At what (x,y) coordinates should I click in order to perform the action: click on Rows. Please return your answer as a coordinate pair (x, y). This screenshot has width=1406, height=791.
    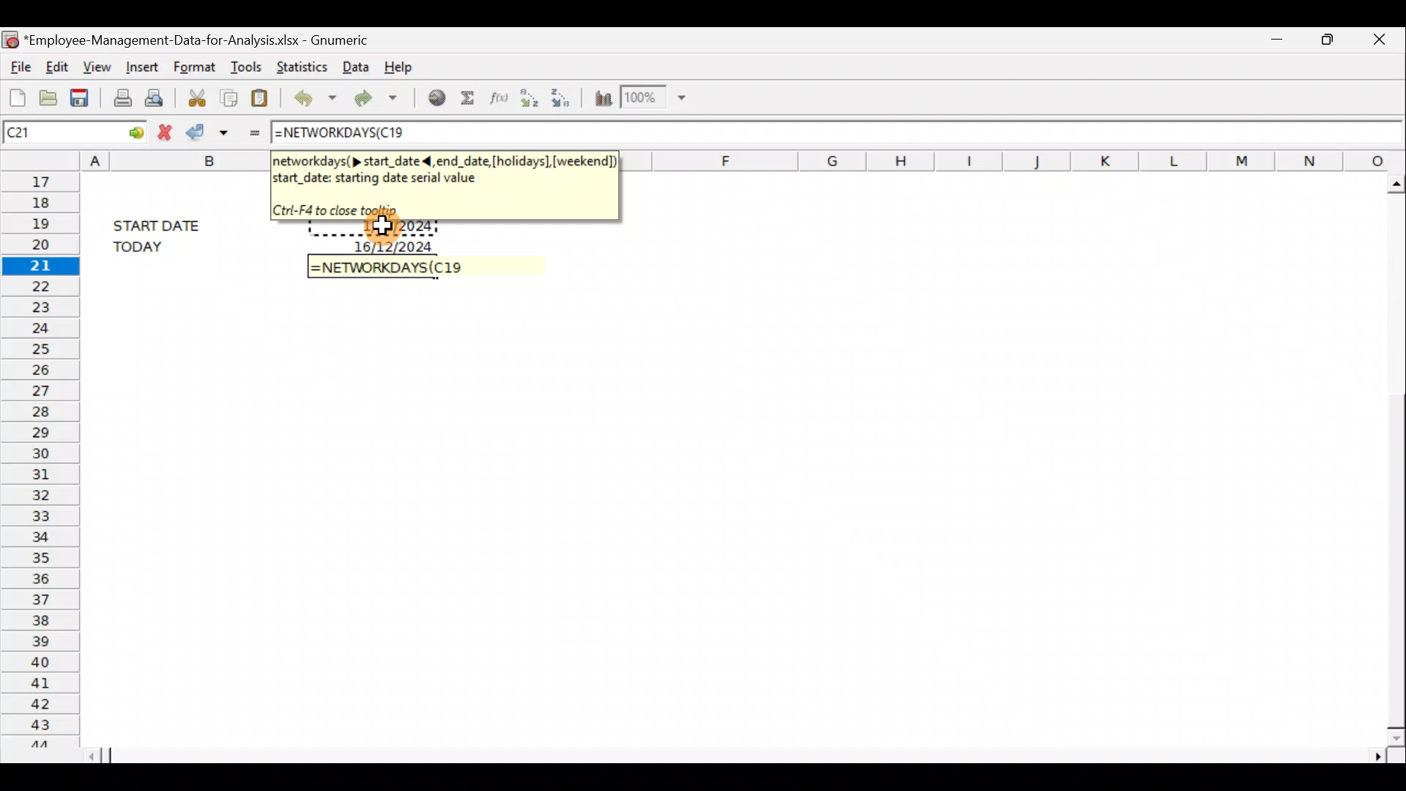
    Looking at the image, I should click on (38, 458).